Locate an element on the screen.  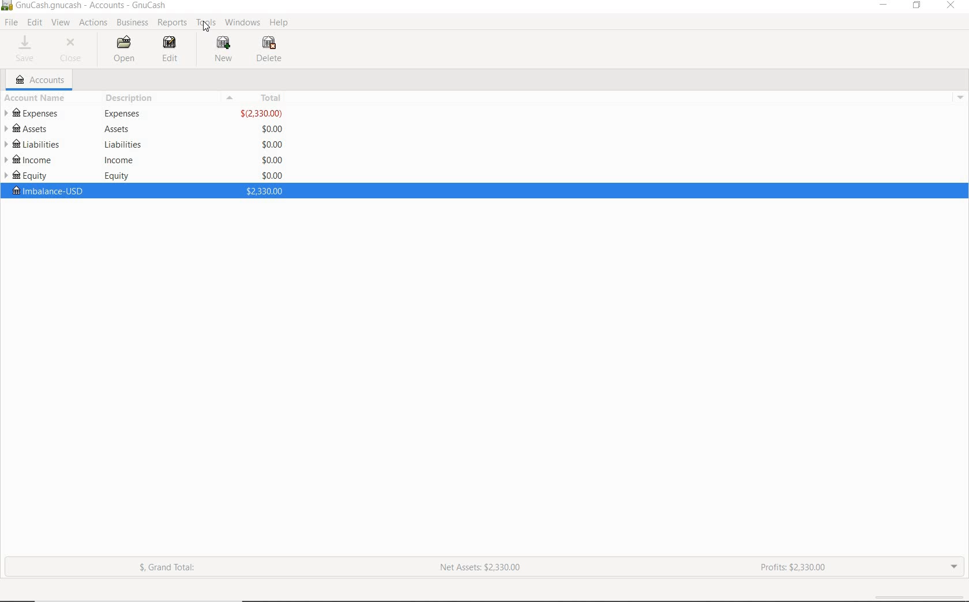
GRAND TOTAL is located at coordinates (166, 566).